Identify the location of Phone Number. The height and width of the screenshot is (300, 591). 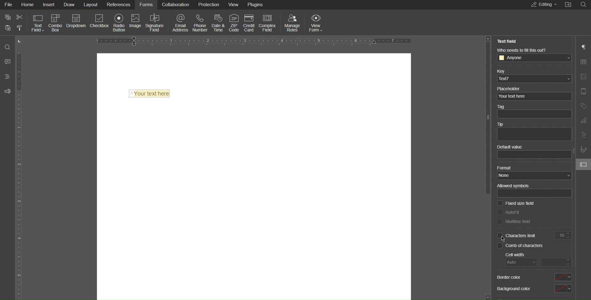
(201, 22).